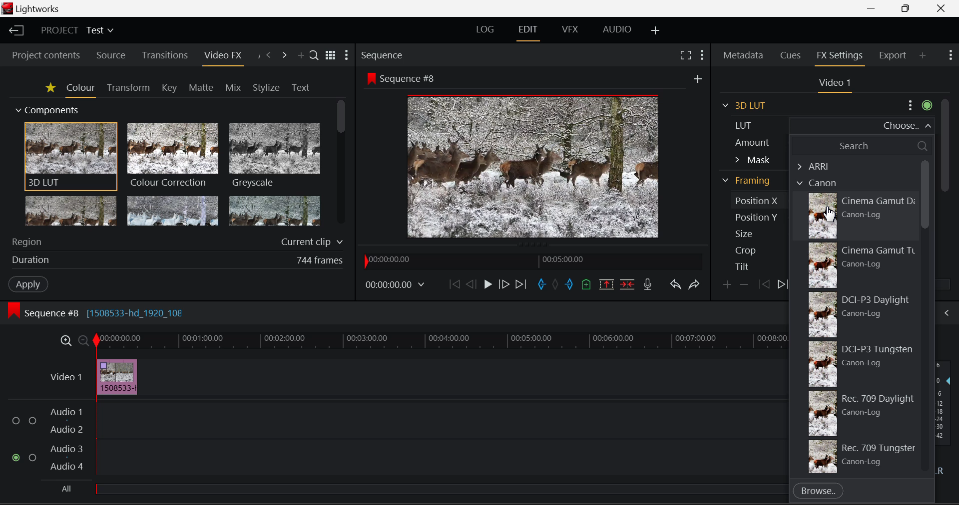  What do you see at coordinates (837, 85) in the screenshot?
I see `Video Settings` at bounding box center [837, 85].